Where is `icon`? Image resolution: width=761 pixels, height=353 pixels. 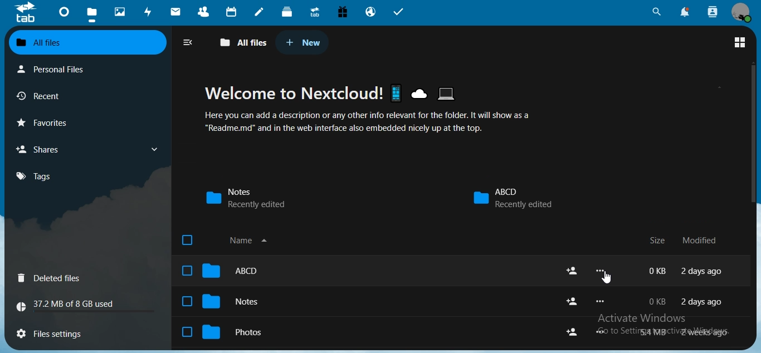 icon is located at coordinates (26, 13).